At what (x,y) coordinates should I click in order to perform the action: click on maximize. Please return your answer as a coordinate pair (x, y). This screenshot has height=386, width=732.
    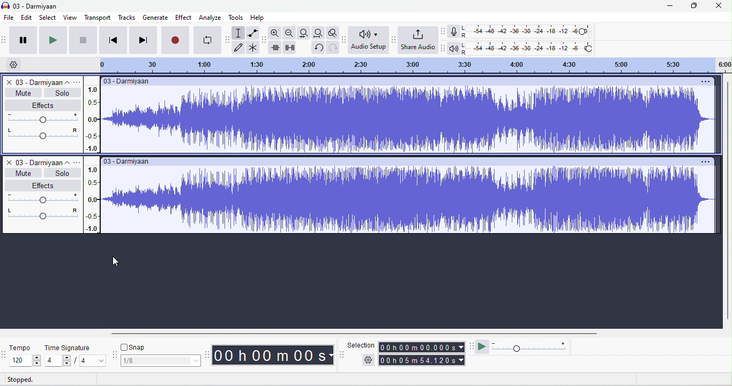
    Looking at the image, I should click on (692, 6).